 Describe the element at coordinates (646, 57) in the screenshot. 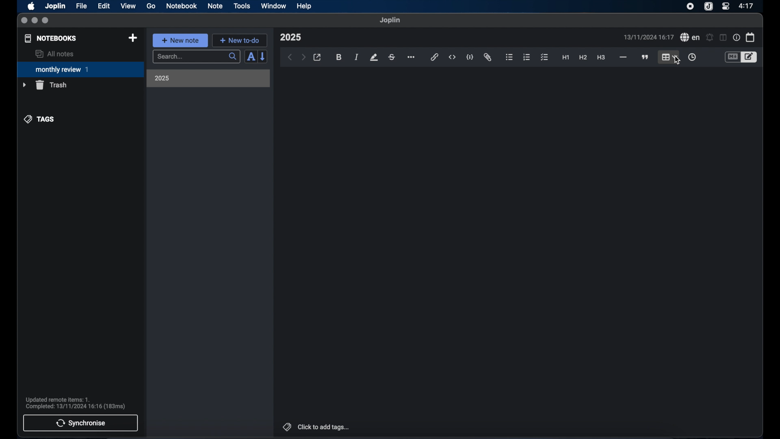

I see `block quotes` at that location.